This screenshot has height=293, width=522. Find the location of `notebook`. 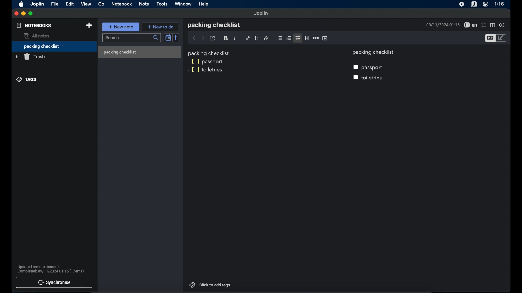

notebook is located at coordinates (122, 4).